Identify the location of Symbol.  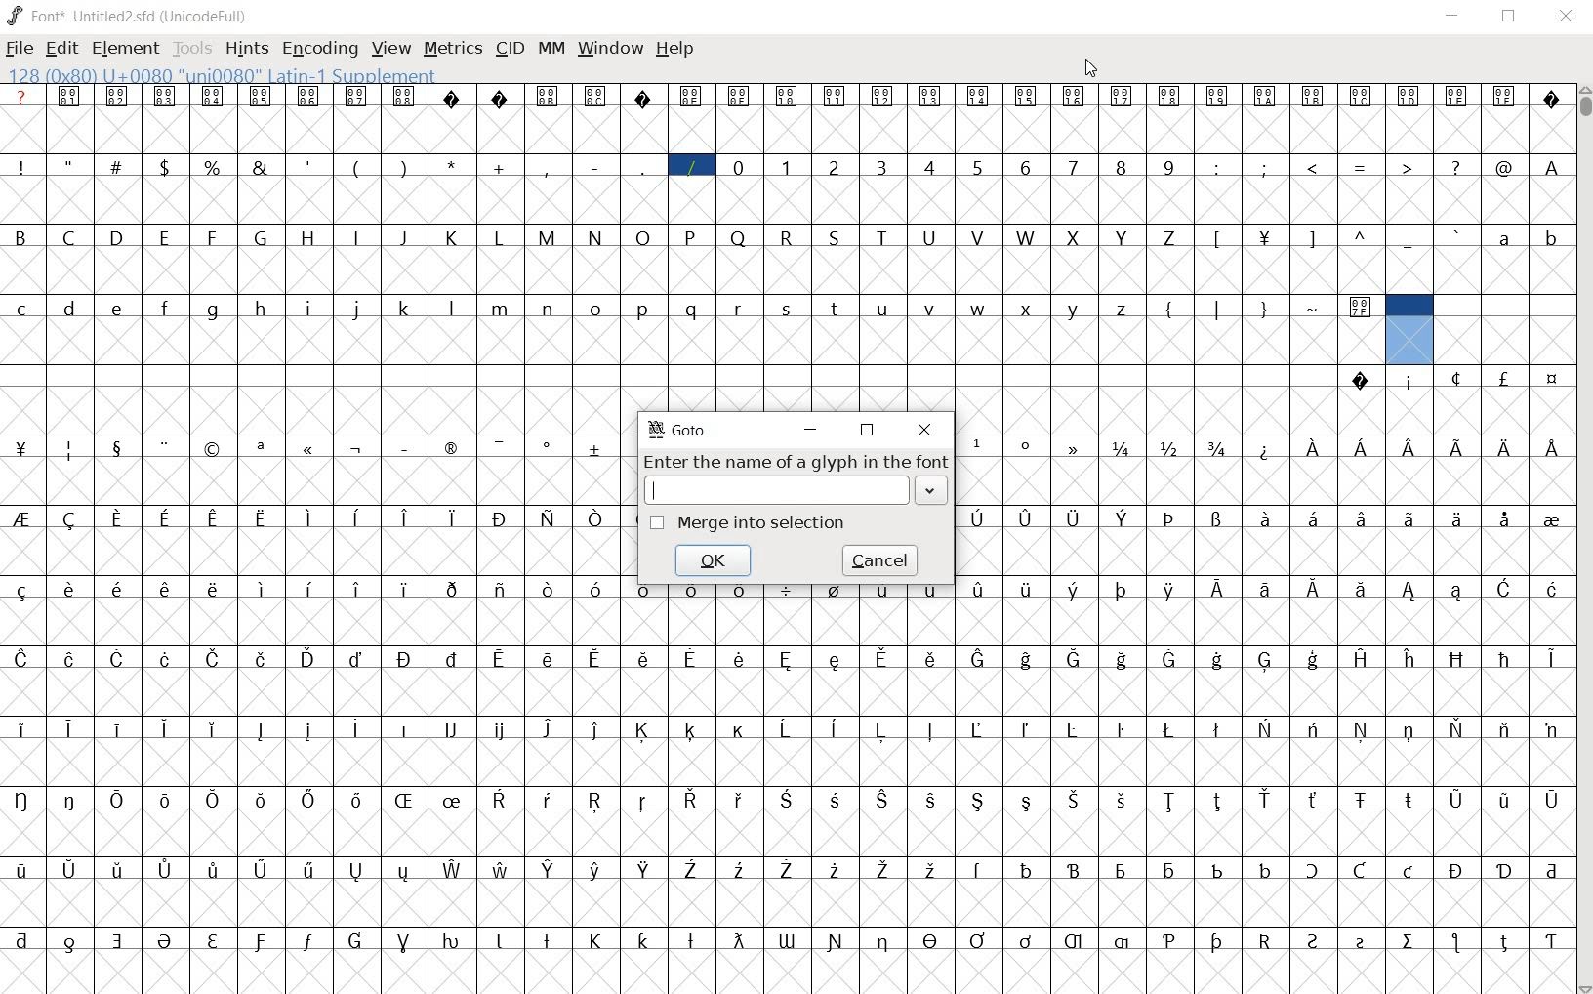
(1550, 448).